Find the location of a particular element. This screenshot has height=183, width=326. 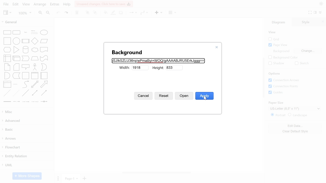

misc is located at coordinates (27, 112).